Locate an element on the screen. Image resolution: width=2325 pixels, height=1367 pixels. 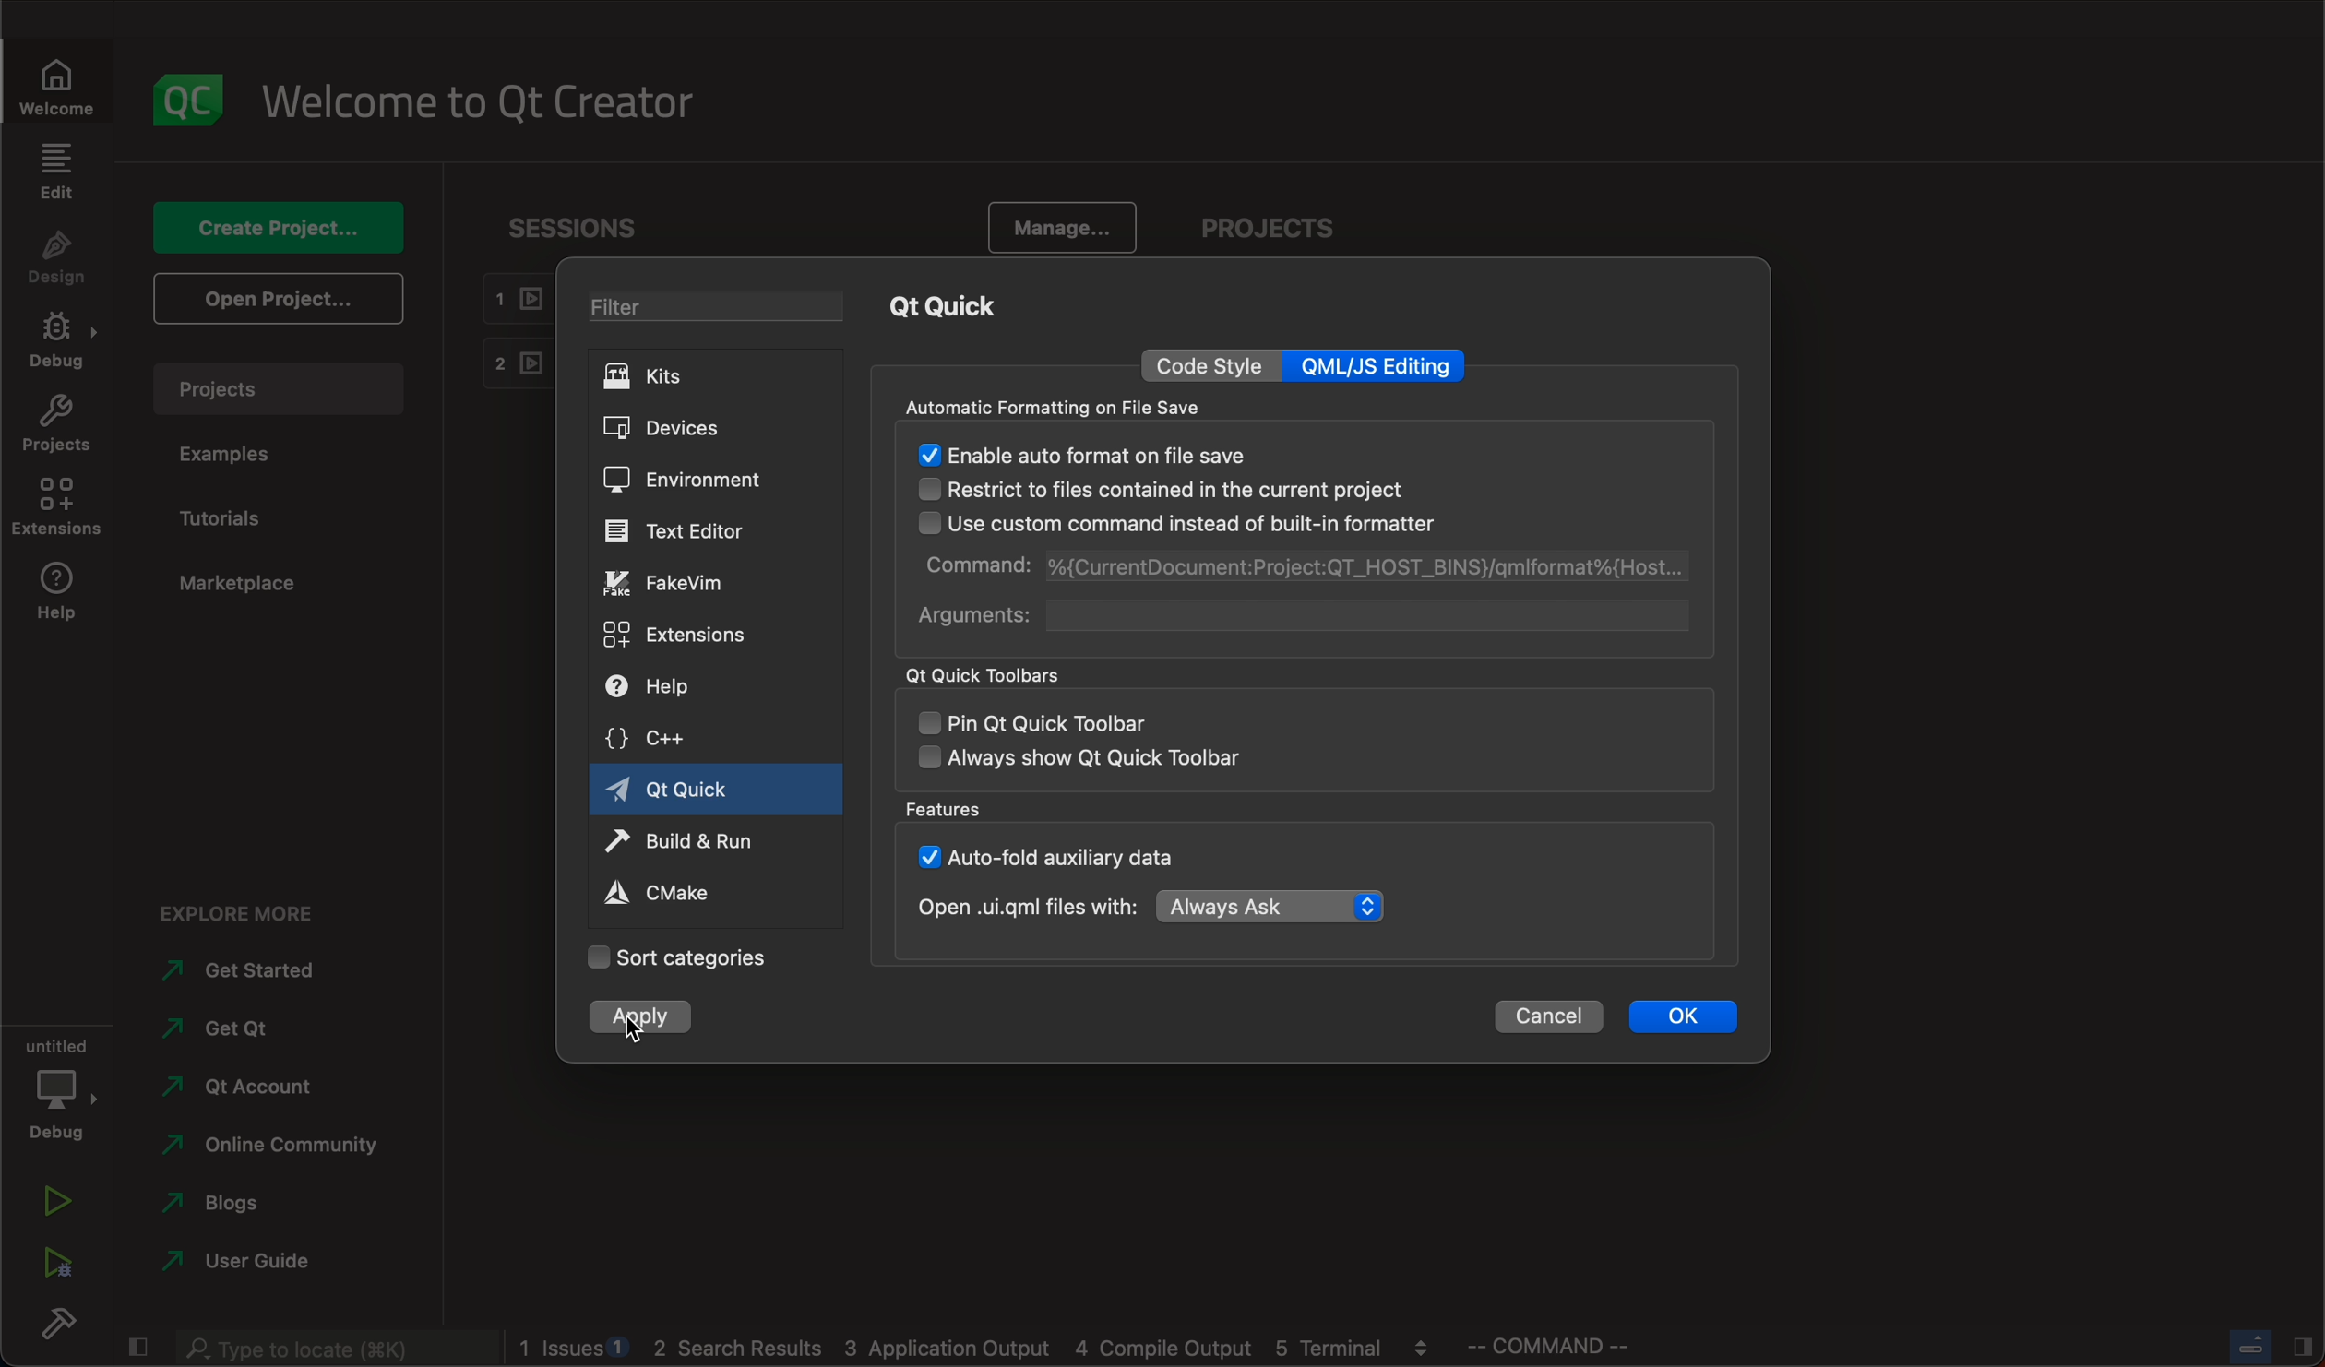
close slide bar is located at coordinates (2266, 1345).